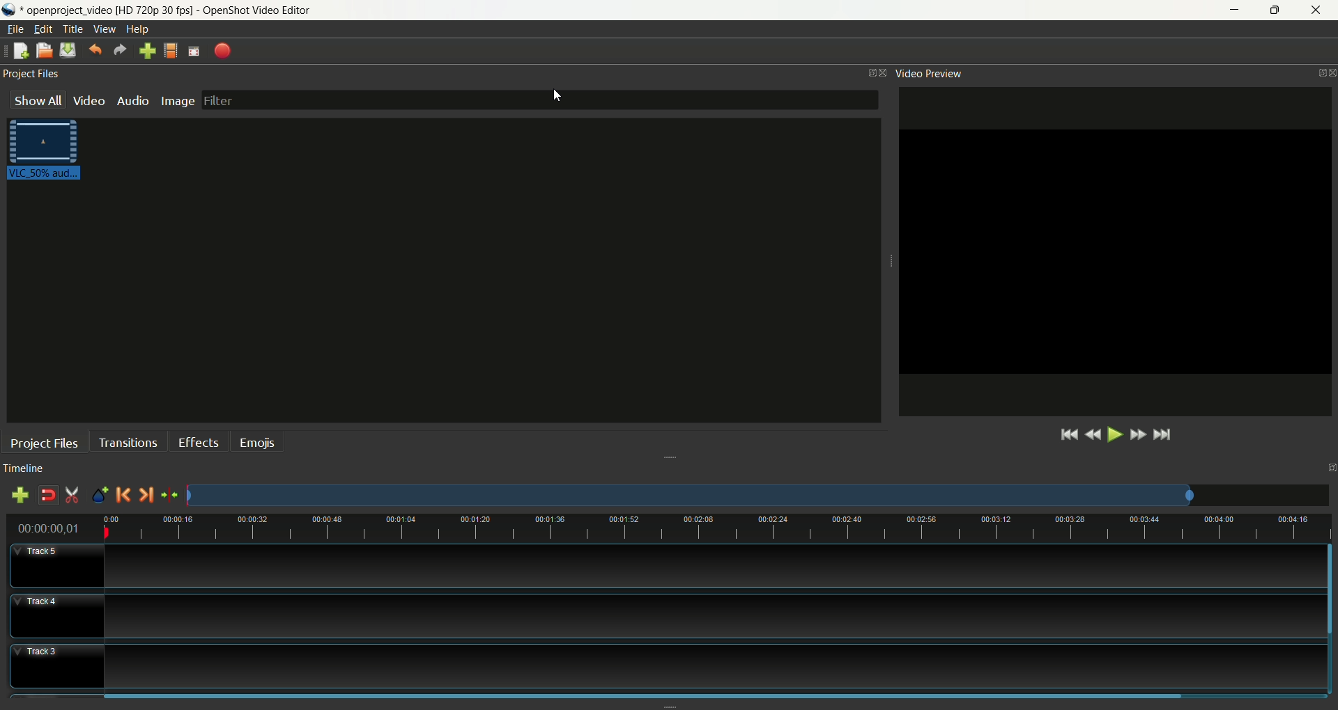  Describe the element at coordinates (70, 496) in the screenshot. I see `enable razor` at that location.